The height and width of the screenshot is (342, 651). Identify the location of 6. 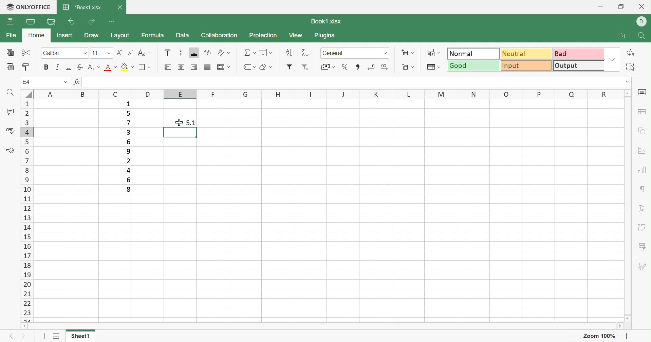
(128, 179).